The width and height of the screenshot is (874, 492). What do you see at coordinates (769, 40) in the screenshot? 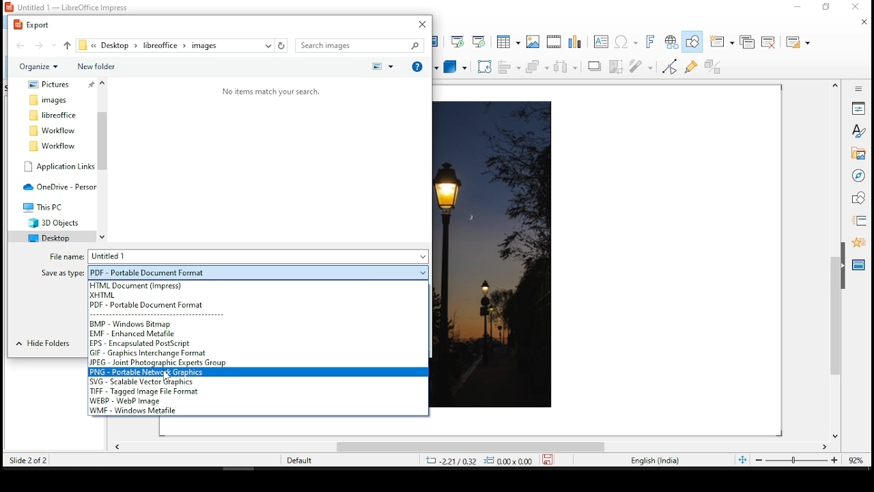
I see `delete slide` at bounding box center [769, 40].